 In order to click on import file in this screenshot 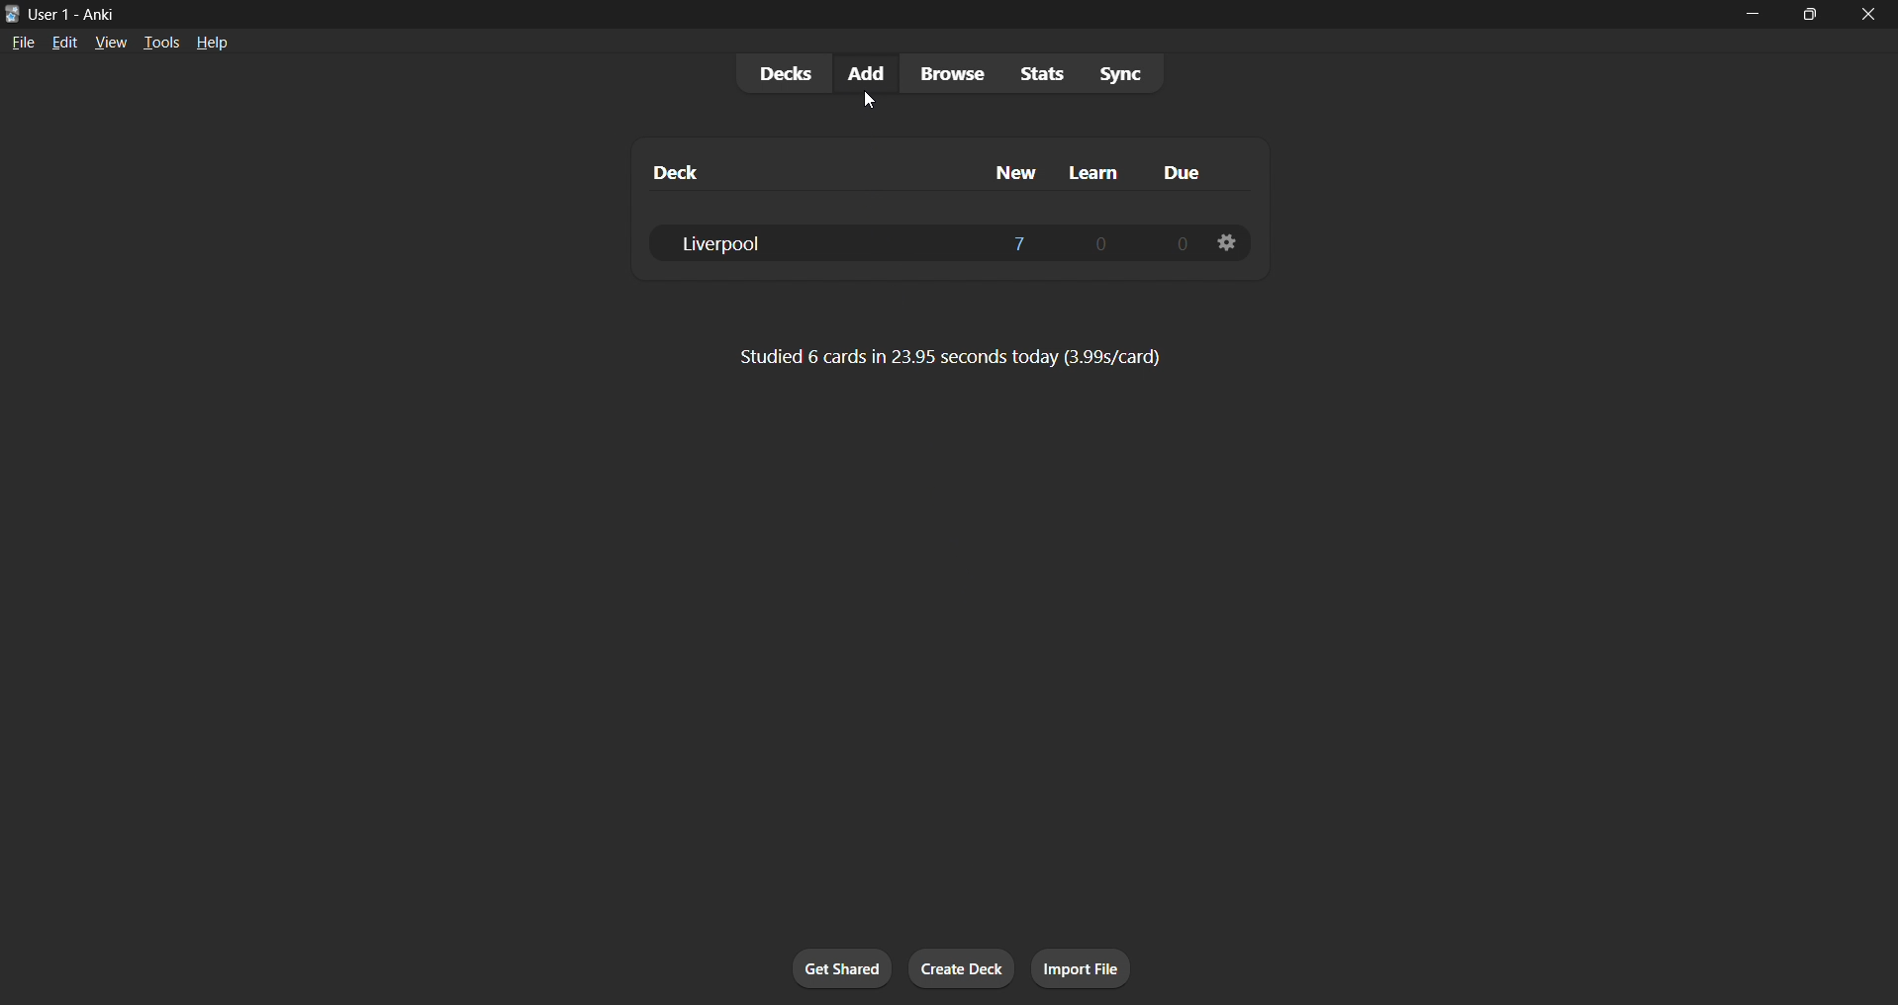, I will do `click(1089, 966)`.